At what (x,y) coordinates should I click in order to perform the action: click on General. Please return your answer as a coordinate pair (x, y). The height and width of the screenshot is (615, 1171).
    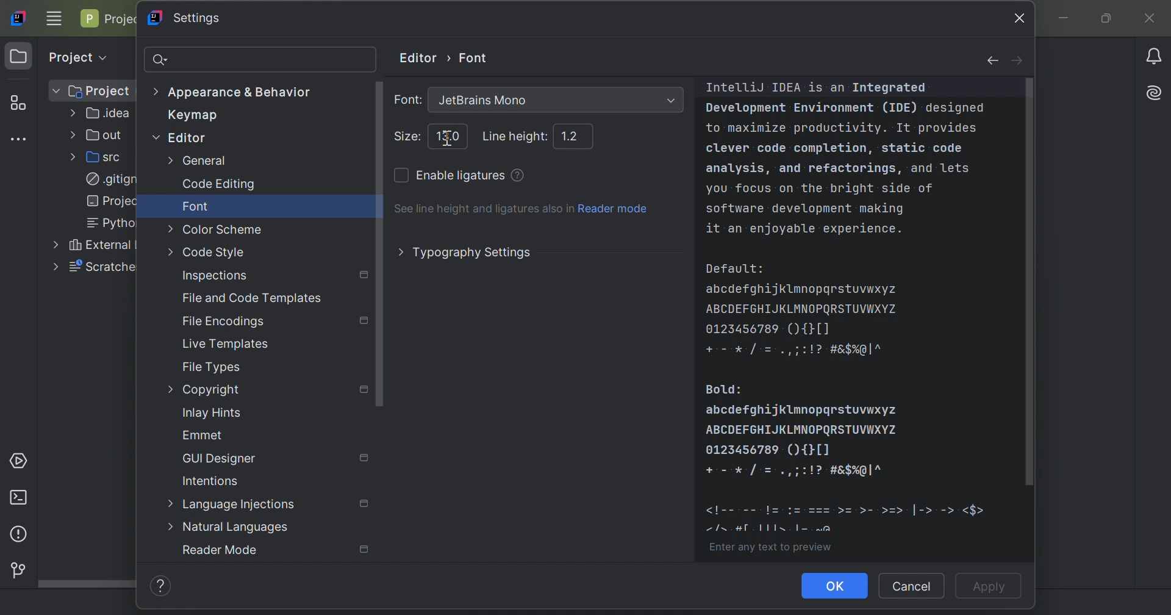
    Looking at the image, I should click on (198, 160).